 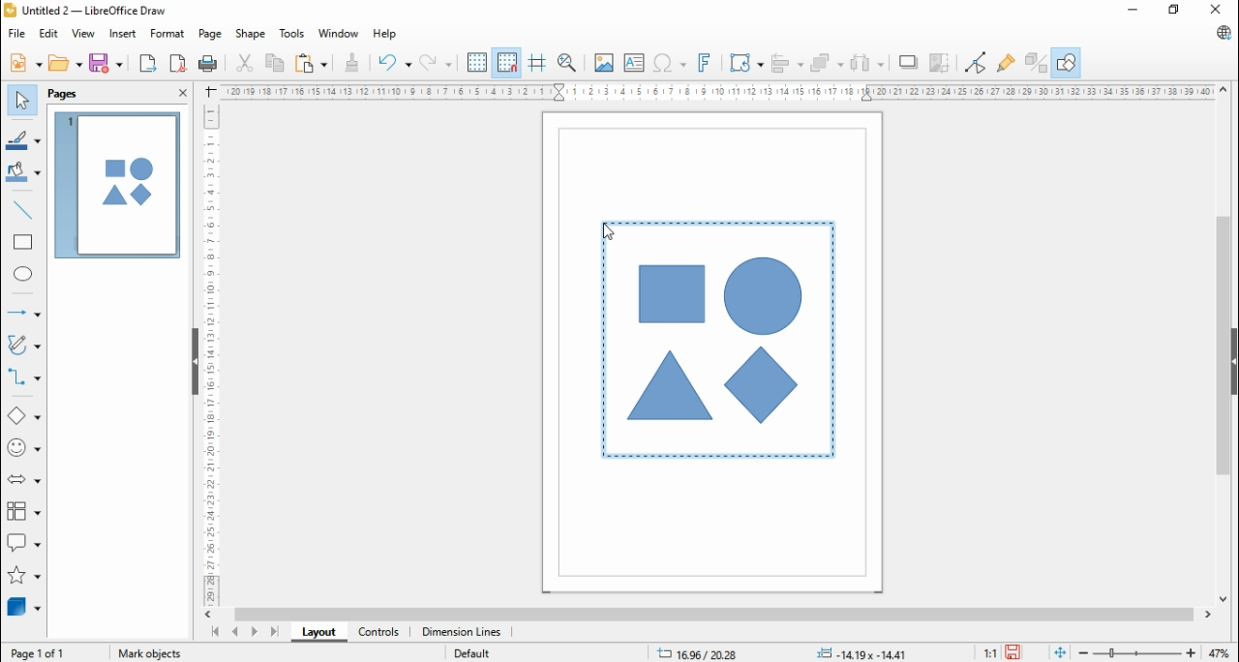 I want to click on insert fontwork text, so click(x=706, y=62).